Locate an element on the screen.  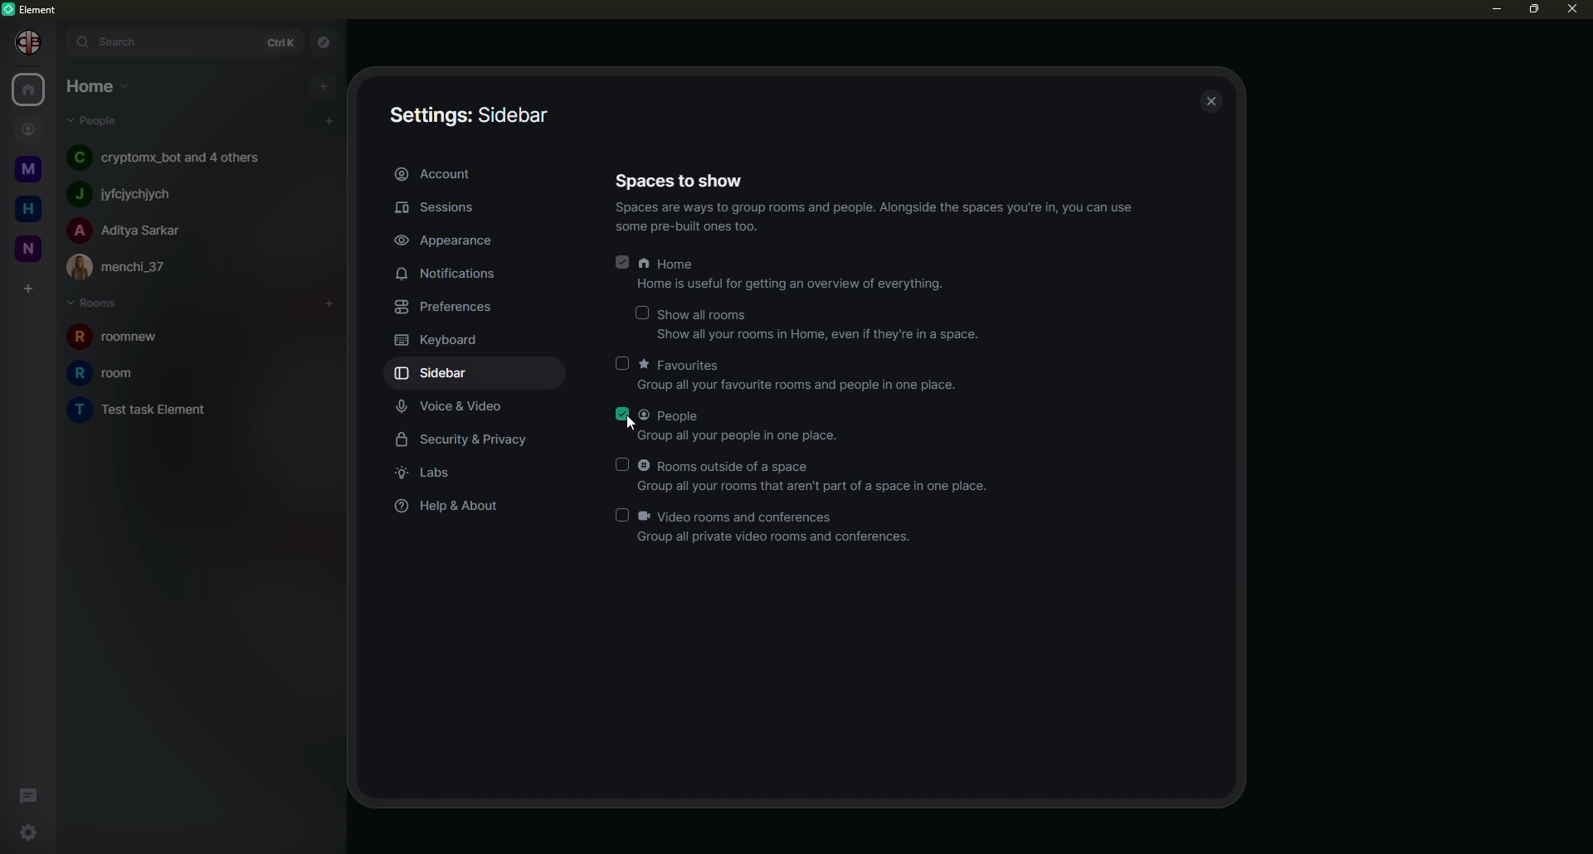
people is located at coordinates (743, 425).